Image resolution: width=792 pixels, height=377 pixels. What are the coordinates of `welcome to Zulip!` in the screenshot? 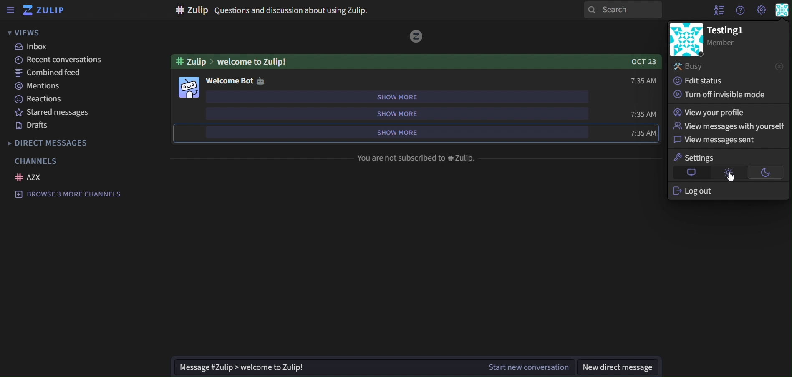 It's located at (255, 62).